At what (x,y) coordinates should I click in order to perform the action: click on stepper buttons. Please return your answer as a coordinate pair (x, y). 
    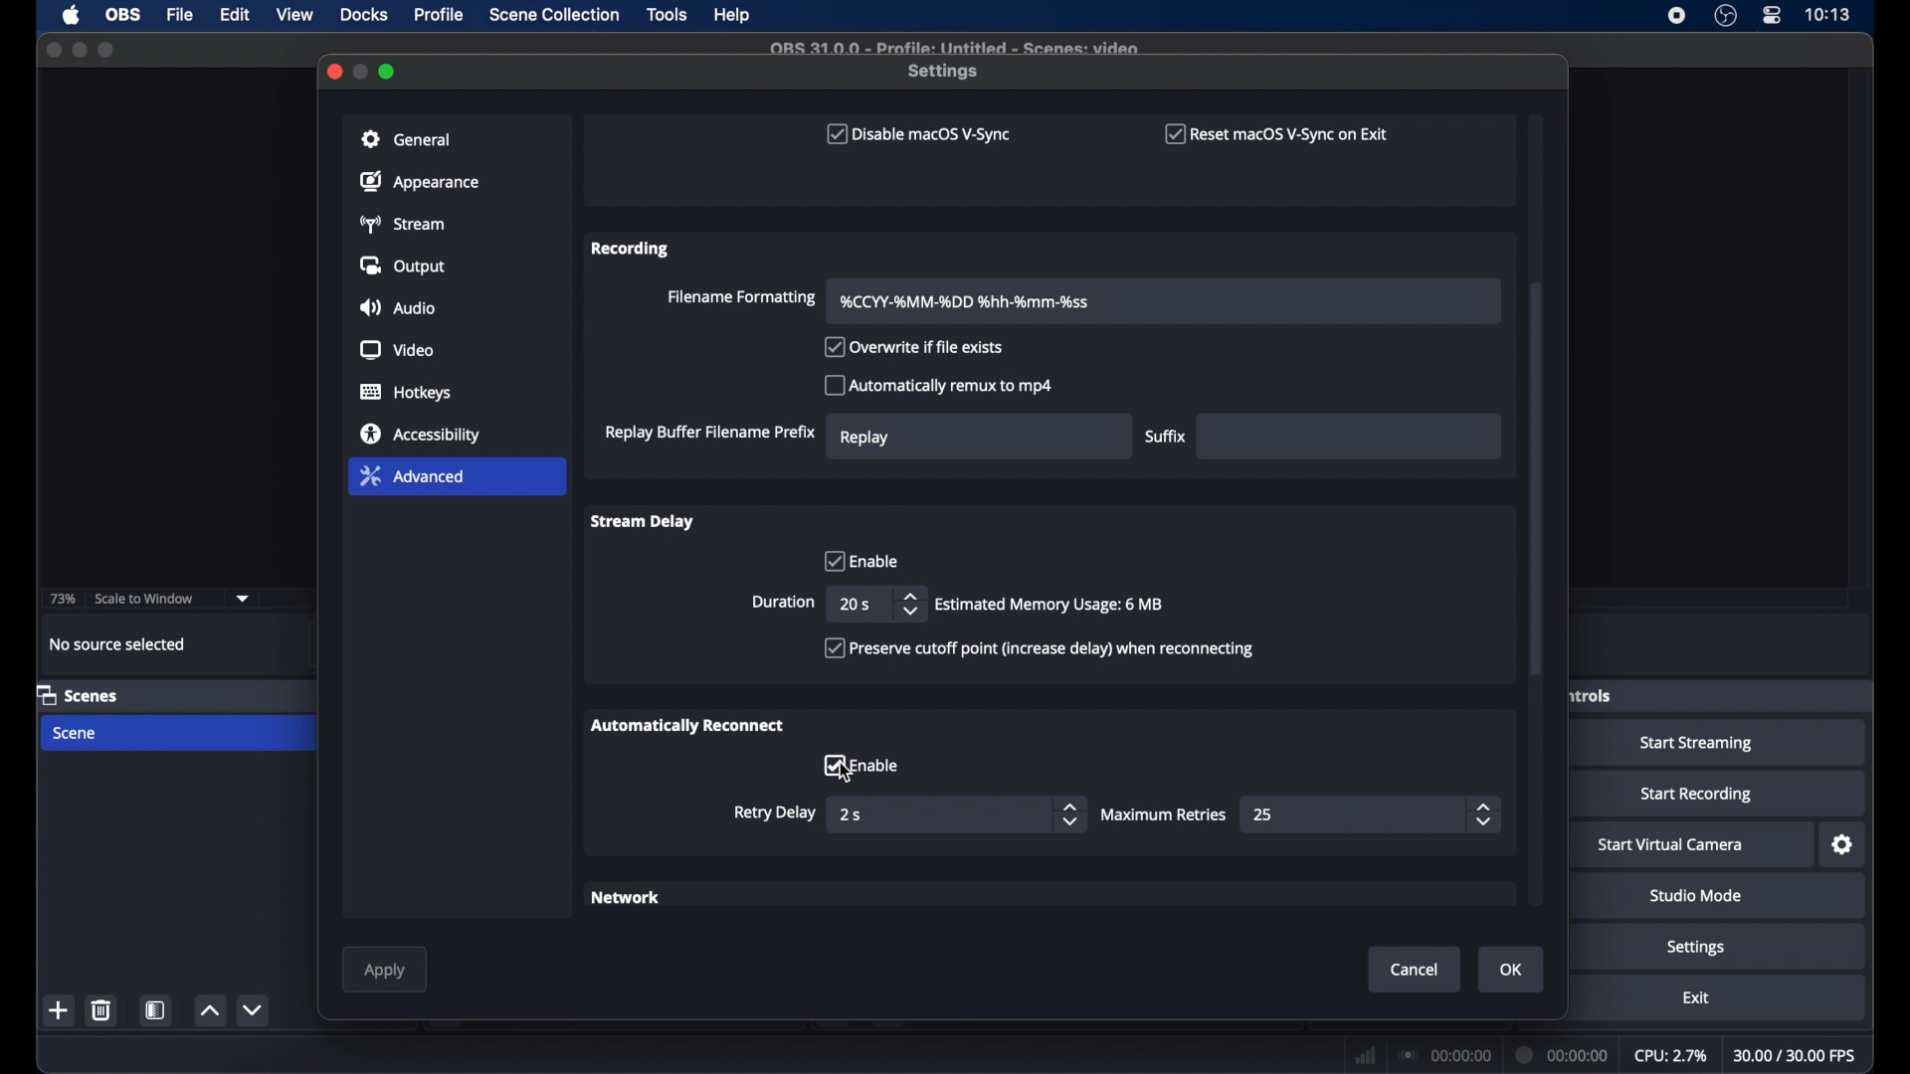
    Looking at the image, I should click on (1068, 814).